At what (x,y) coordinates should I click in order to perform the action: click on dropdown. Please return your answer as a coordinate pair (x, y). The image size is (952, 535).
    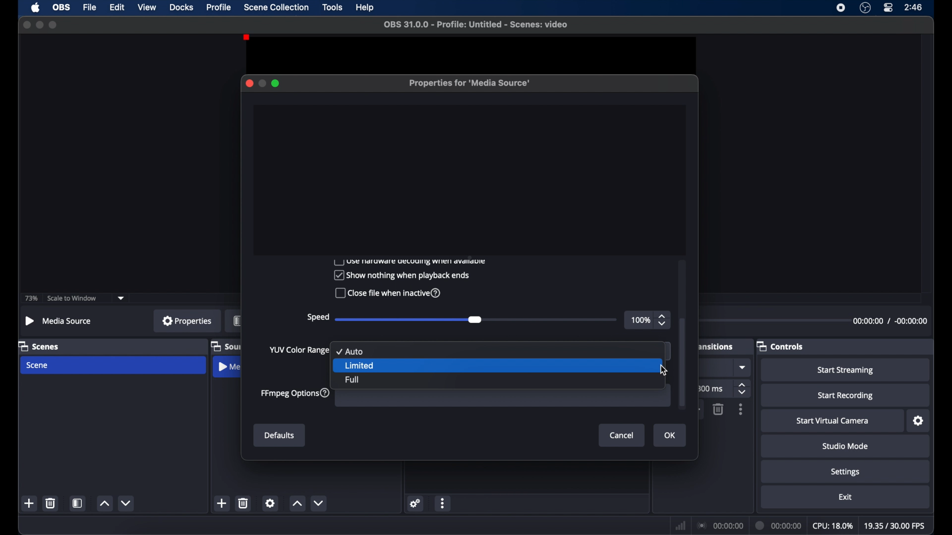
    Looking at the image, I should click on (121, 297).